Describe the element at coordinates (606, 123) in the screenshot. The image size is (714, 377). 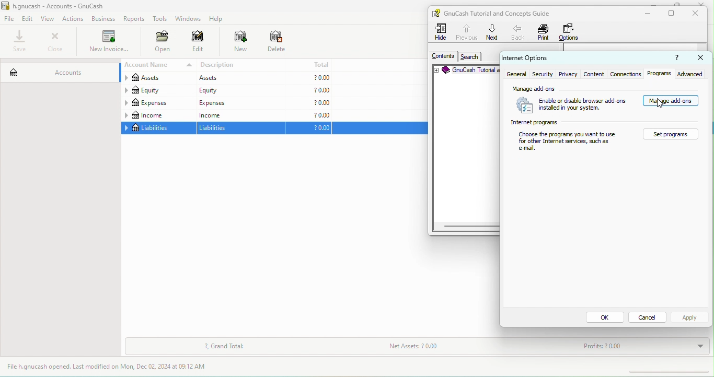
I see `internet peograms` at that location.